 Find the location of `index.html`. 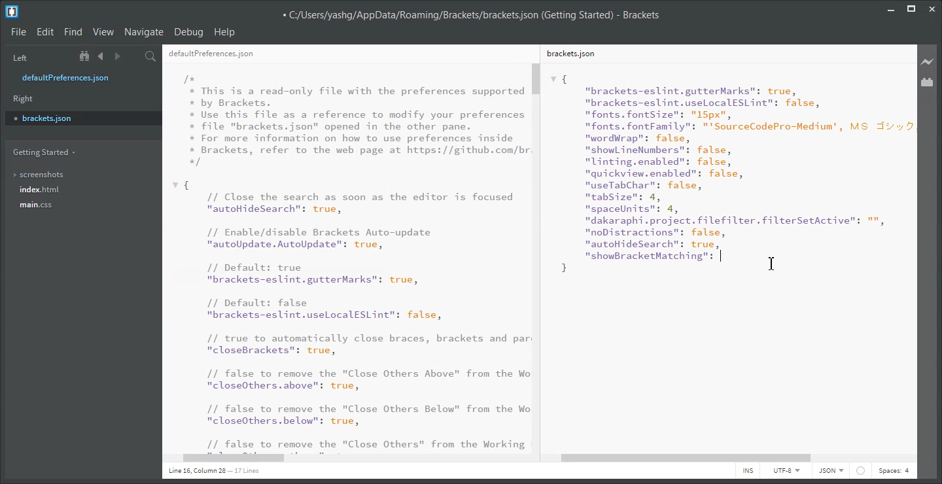

index.html is located at coordinates (40, 190).